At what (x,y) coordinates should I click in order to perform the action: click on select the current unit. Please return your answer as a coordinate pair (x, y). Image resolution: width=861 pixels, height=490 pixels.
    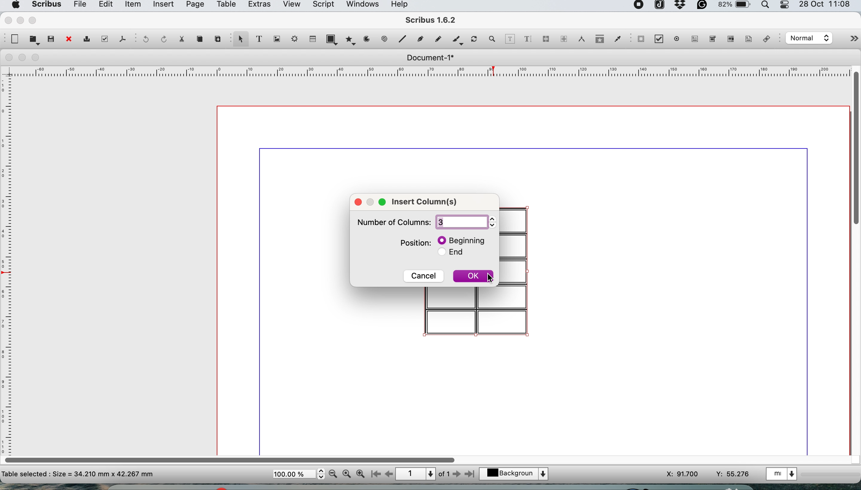
    Looking at the image, I should click on (783, 473).